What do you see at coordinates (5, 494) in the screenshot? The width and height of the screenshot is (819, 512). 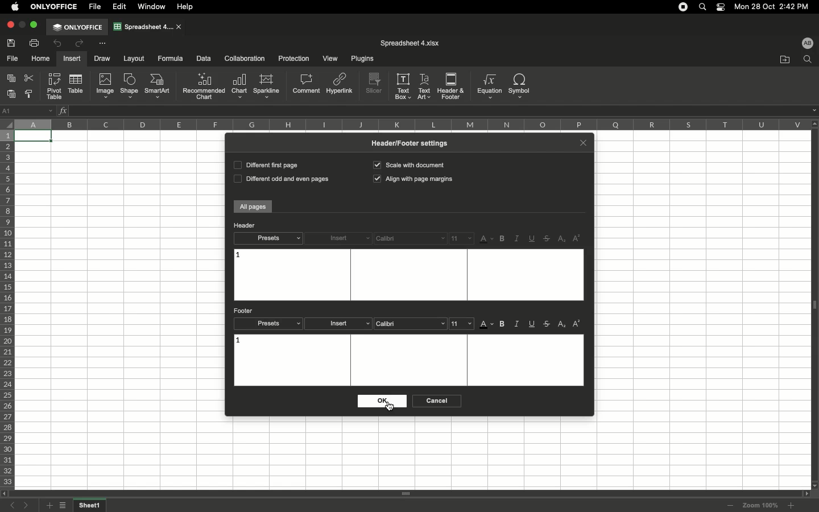 I see `scroll left` at bounding box center [5, 494].